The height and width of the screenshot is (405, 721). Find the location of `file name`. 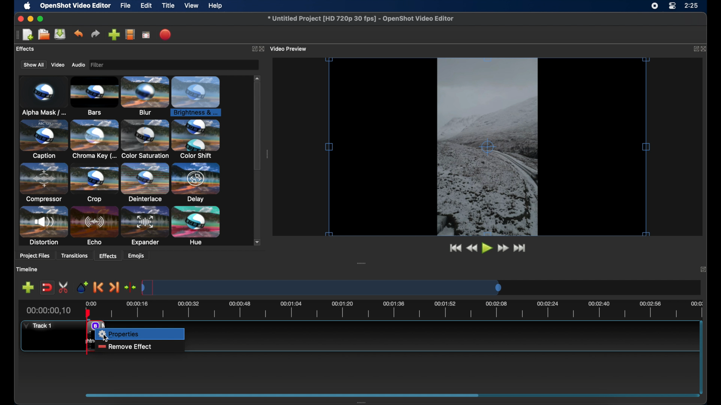

file name is located at coordinates (360, 19).